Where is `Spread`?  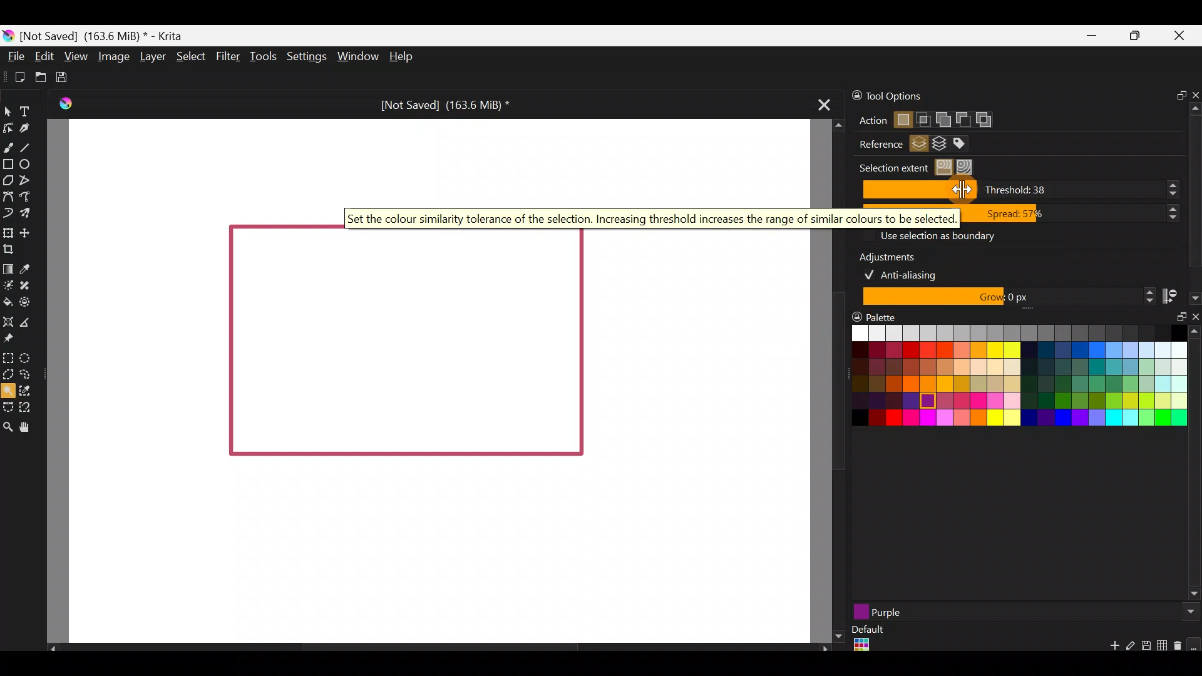 Spread is located at coordinates (1072, 213).